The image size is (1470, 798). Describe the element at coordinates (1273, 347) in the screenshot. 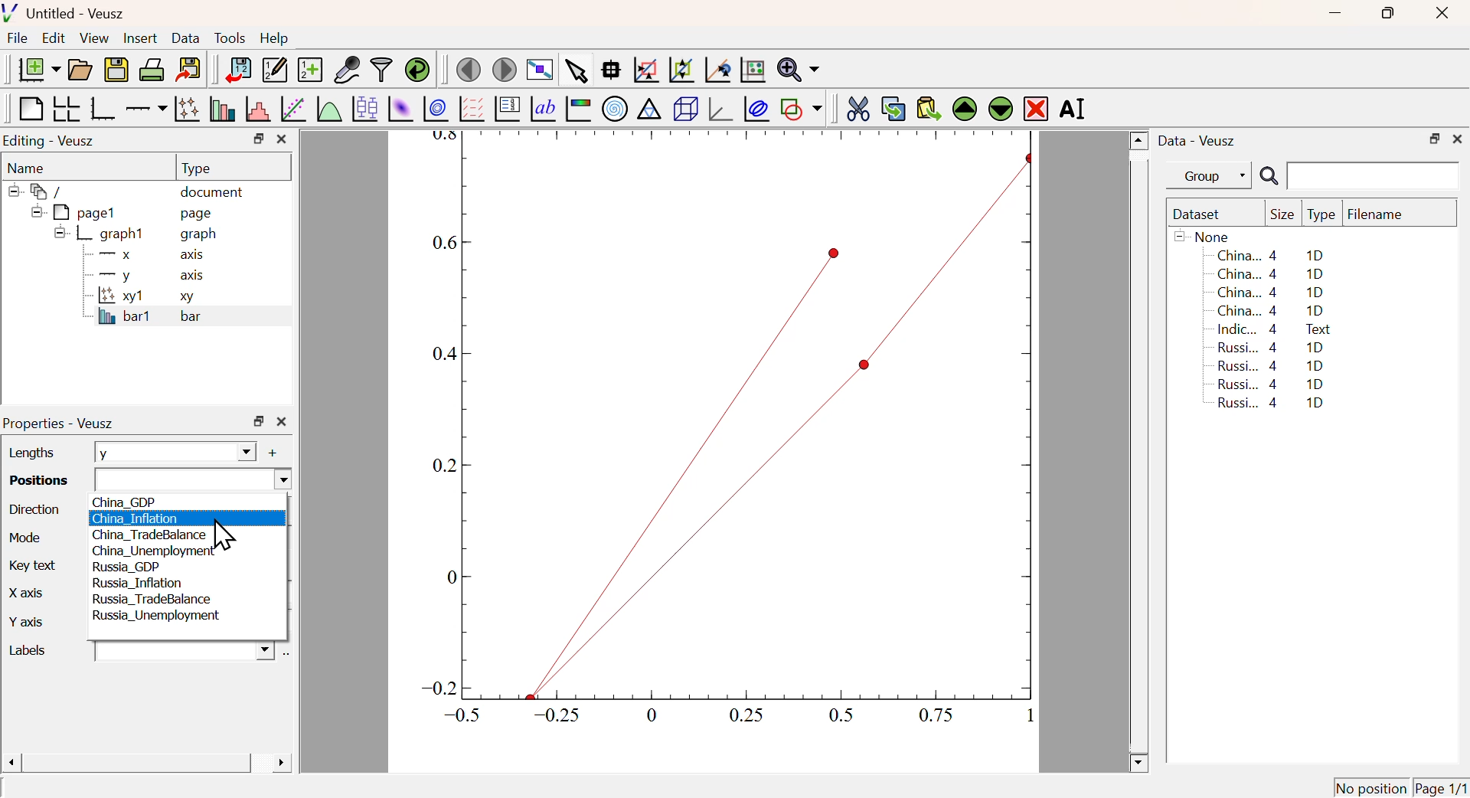

I see `Russi... 4 1D` at that location.